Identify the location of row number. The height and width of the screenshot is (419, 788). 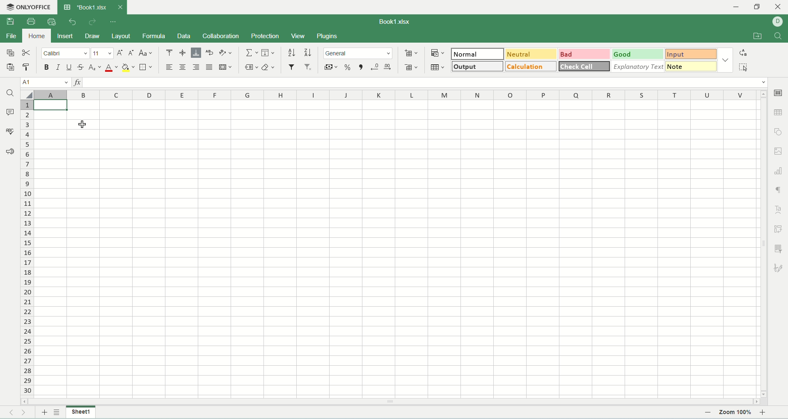
(27, 248).